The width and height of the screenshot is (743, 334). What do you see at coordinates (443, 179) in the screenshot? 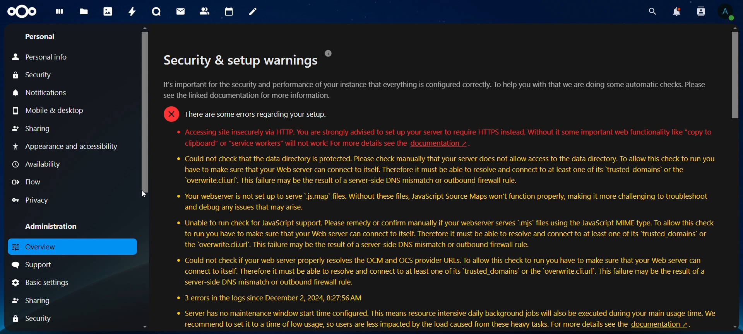
I see `. . [J]
Security & setup warnings
It's important for the security and performance of your instance that everything is configured correctly. To help you with that we are doing some automatic checks. Please
see the linked documentation for more information.
x] There are some errors regarding your setup.

* Accessing site insecurely via HTTP. You are strongly advised to set up your server to require HTTPS instead. Without it some important web functionality like “copy to
clipboard” or "service workers" will not work! For more details see the documentation ~ .

* Could not check that the data directory is protected. Please check manually that your server does not allow access to the data directory. To allow this check to run you
have to make sure that your Web server can connect to itself. Therefore it must be able to resolve and connect to at least one of its “trusted_domains™ or the
“overwrite.cli.url”. This failure may be the result of a server-side DNS mismatch or outbound firewall rule.

* Your webserver is not set up to serve "js.map’ files. Without these files, JavaScript Source Maps won't function properly, making it more challenging to troubleshoot
and debug any issues that may arise.

* Unable to run check for JavaScript support. Please remedy or confirm manually if your webserver serves "mjs’ files using the JavaScript MIME type. To allow this check
to run you have to make sure that your Web server can connect to itself. Therefore it must be able to resolve and connect to at least one of its “trusted_domains’ or

] the “overwrite.cli.url’. This failure may be the result of a server-side DNS mismatch or outbound firewall rule.

* Could not check if your web server properly resolves the OCM and OCS provider URLs. To allow this check to run you have to make sure that your Web server can
connect to itself. Therefore it must be able to resolve and connect to at least one of its “trusted_domains’ or the “overwrite.cli.url’. This failure may be the result of a
server-side DNS mismatch or outbound firewall rule.

* 3 errors in the logs since December 2, 2024, 8:27:56 AM

* Server has no maintenance window start time configured. This means resource intensive daily background jobs will also be executed during your main usage time. We

~ recommend to set it to a time of low usage, so users are less impacted by the load caused from these heavy tasks. For more details see the documentation ~ .` at bounding box center [443, 179].